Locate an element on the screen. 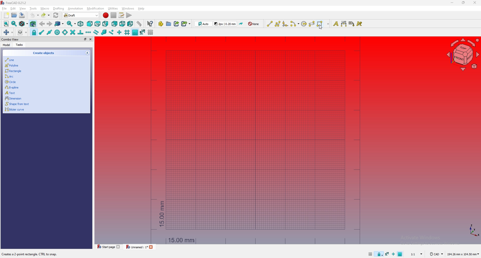 The width and height of the screenshot is (481, 258). line is located at coordinates (270, 24).